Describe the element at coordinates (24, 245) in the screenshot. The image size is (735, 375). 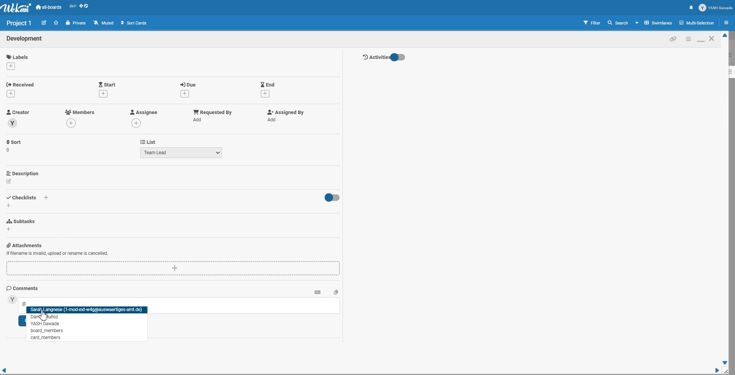
I see `Add Attachments` at that location.